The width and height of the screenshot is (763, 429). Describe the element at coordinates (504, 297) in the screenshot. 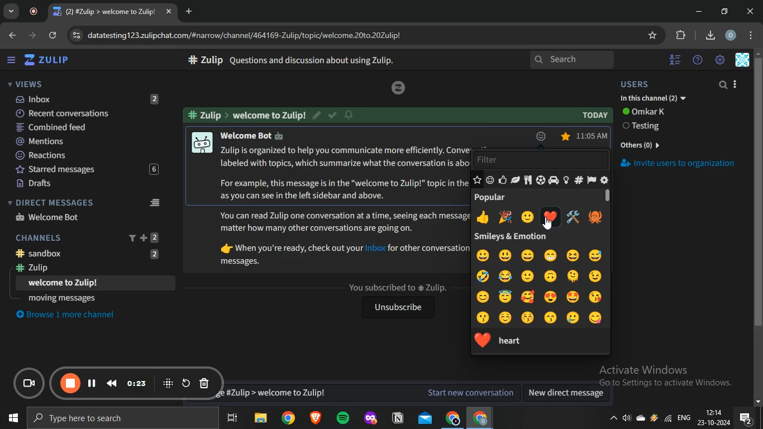

I see `innocent ` at that location.